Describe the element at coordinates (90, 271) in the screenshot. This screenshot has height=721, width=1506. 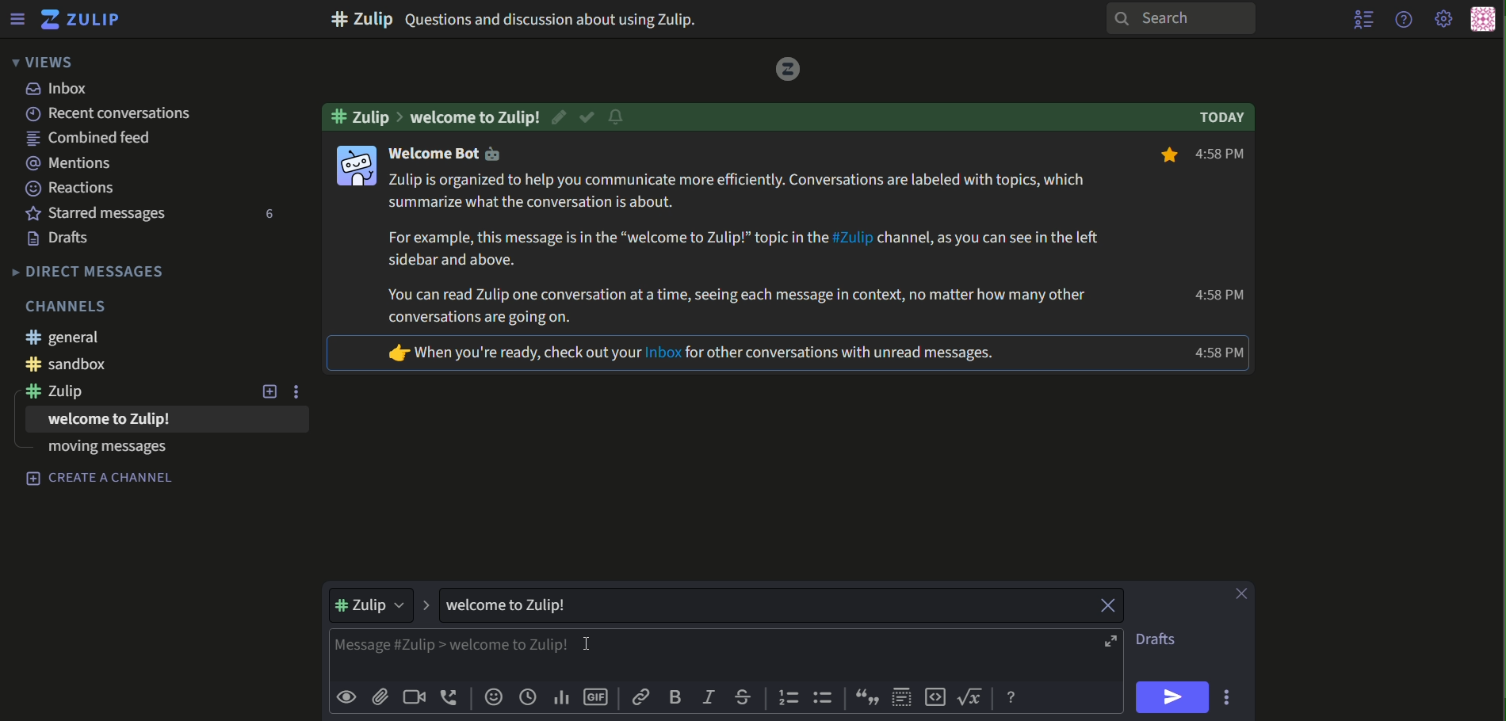
I see `text` at that location.